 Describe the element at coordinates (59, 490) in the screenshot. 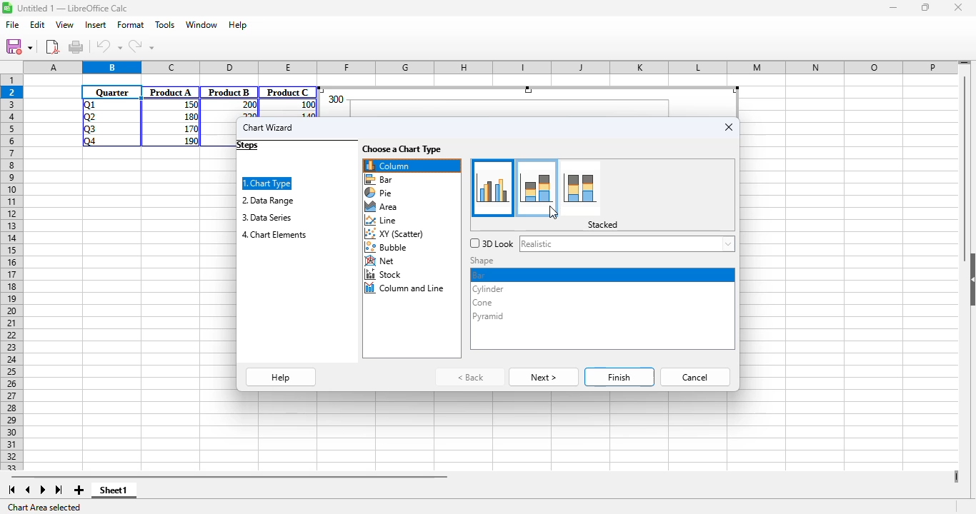

I see `scroll to last sheet` at that location.